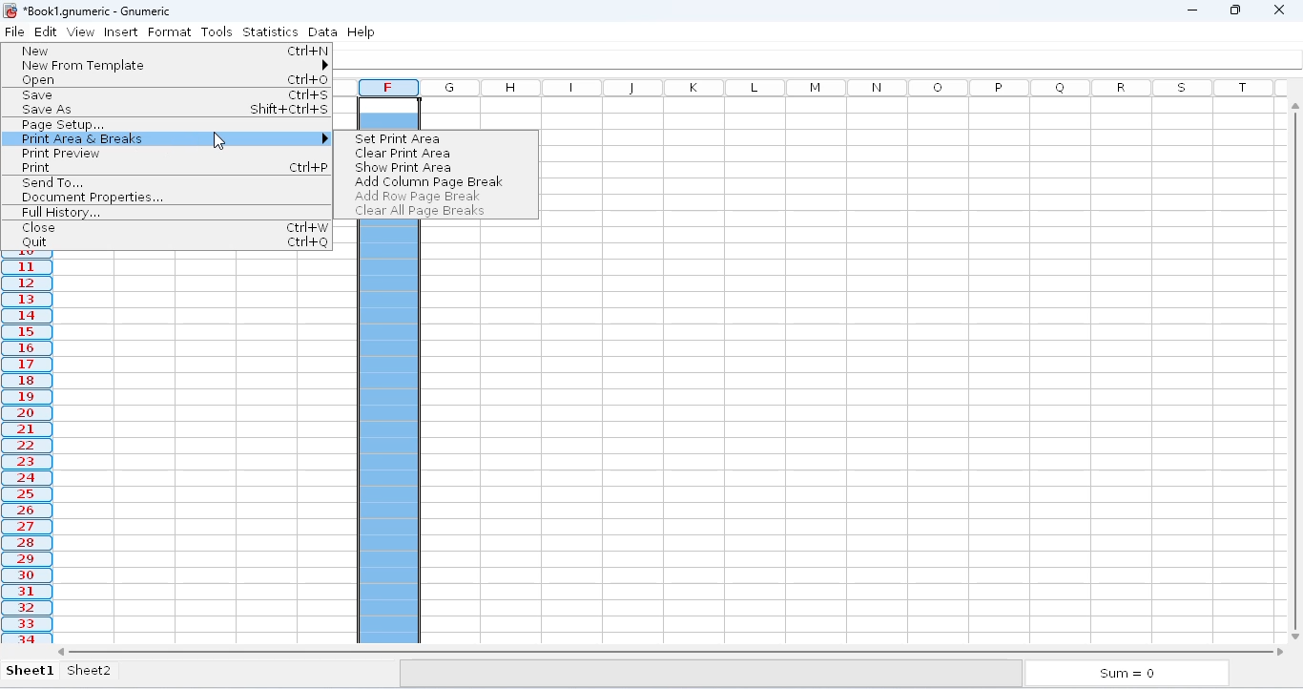 The image size is (1303, 689). Describe the element at coordinates (33, 242) in the screenshot. I see `quit` at that location.